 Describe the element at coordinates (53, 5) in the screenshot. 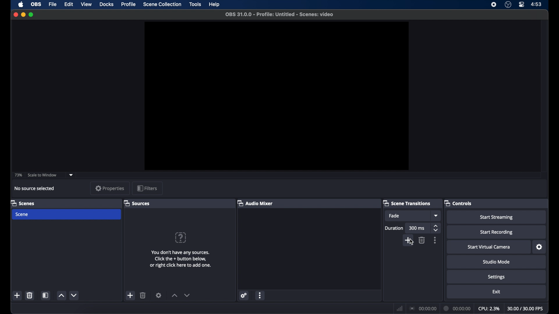

I see `file` at that location.